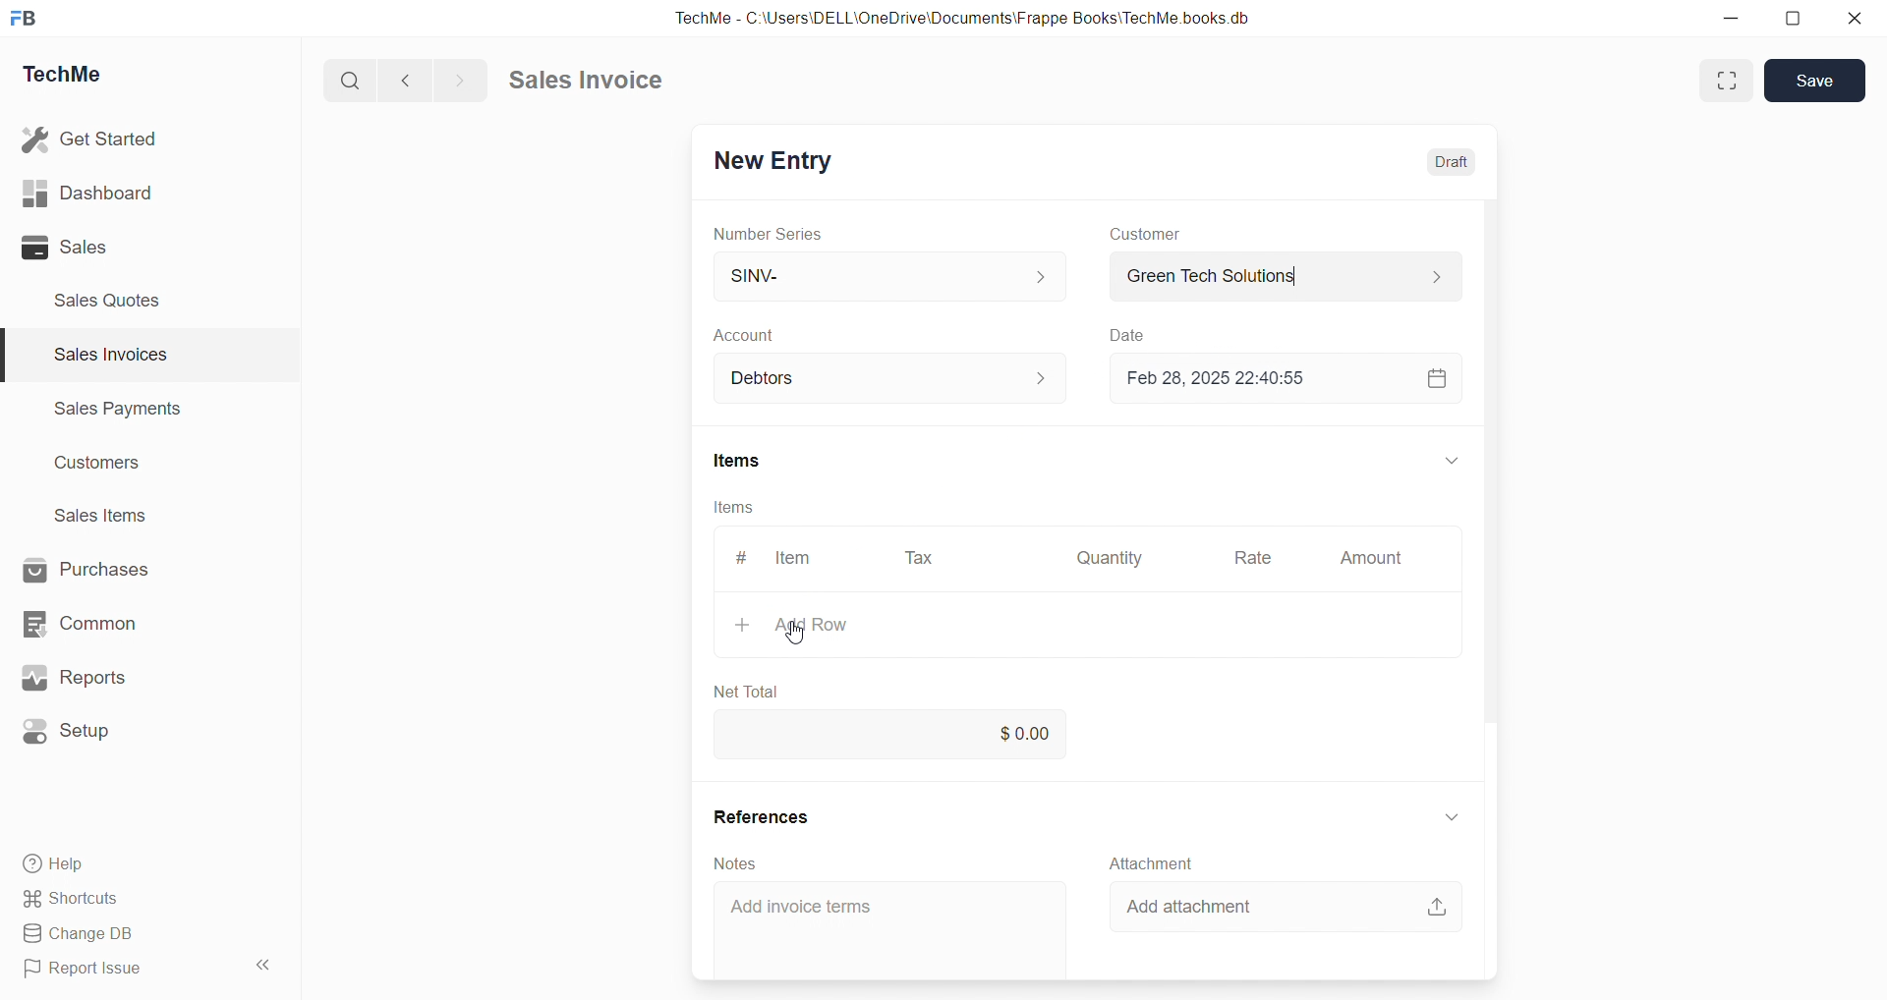 This screenshot has height=1000, width=1887. Describe the element at coordinates (802, 907) in the screenshot. I see `Add invoice terms` at that location.